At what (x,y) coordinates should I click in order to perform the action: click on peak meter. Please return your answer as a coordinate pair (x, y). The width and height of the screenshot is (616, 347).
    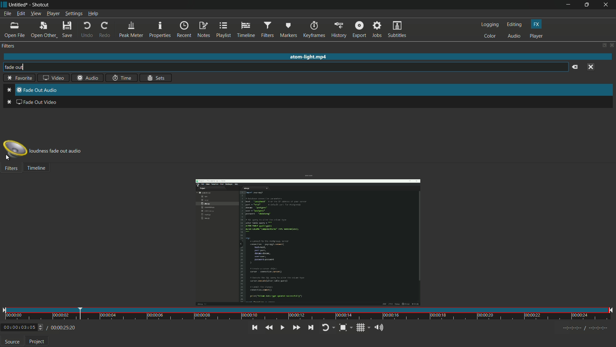
    Looking at the image, I should click on (131, 30).